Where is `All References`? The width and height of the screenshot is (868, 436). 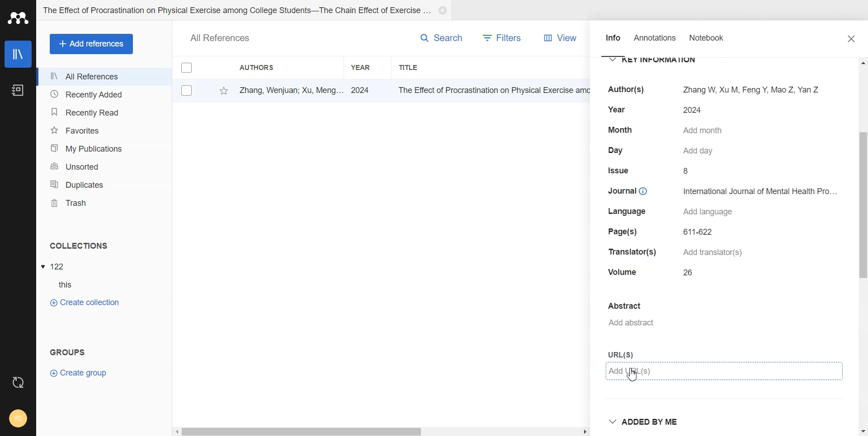
All References is located at coordinates (104, 77).